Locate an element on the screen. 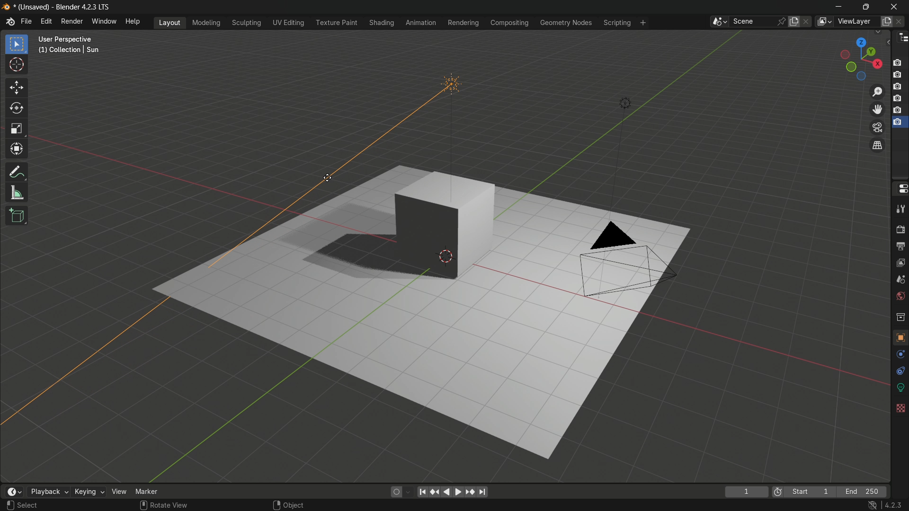 This screenshot has height=511, width=909. start 1 is located at coordinates (811, 491).